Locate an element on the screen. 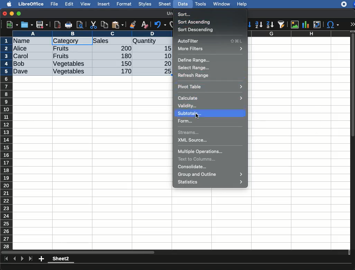 This screenshot has height=270, width=355. define range is located at coordinates (194, 60).